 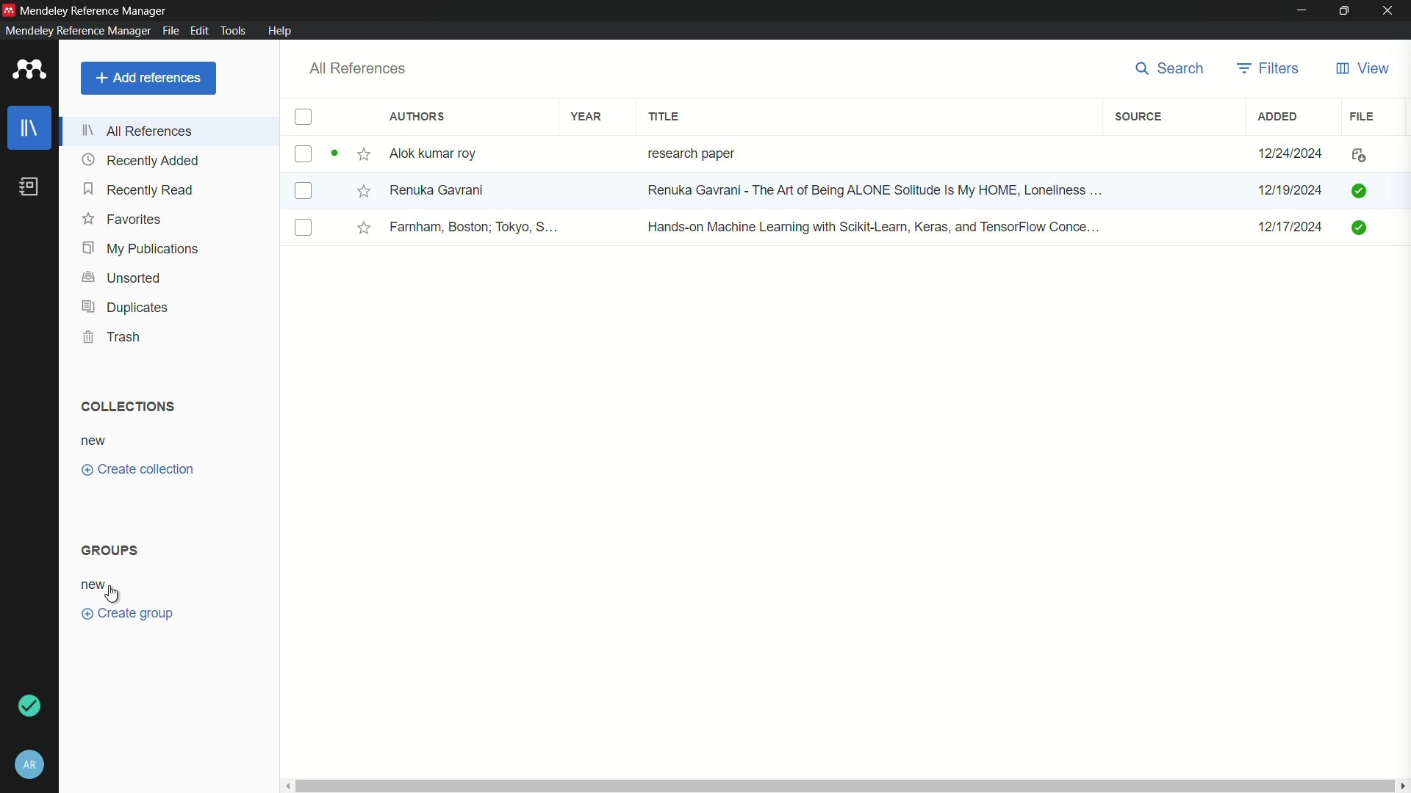 I want to click on synced, so click(x=34, y=707).